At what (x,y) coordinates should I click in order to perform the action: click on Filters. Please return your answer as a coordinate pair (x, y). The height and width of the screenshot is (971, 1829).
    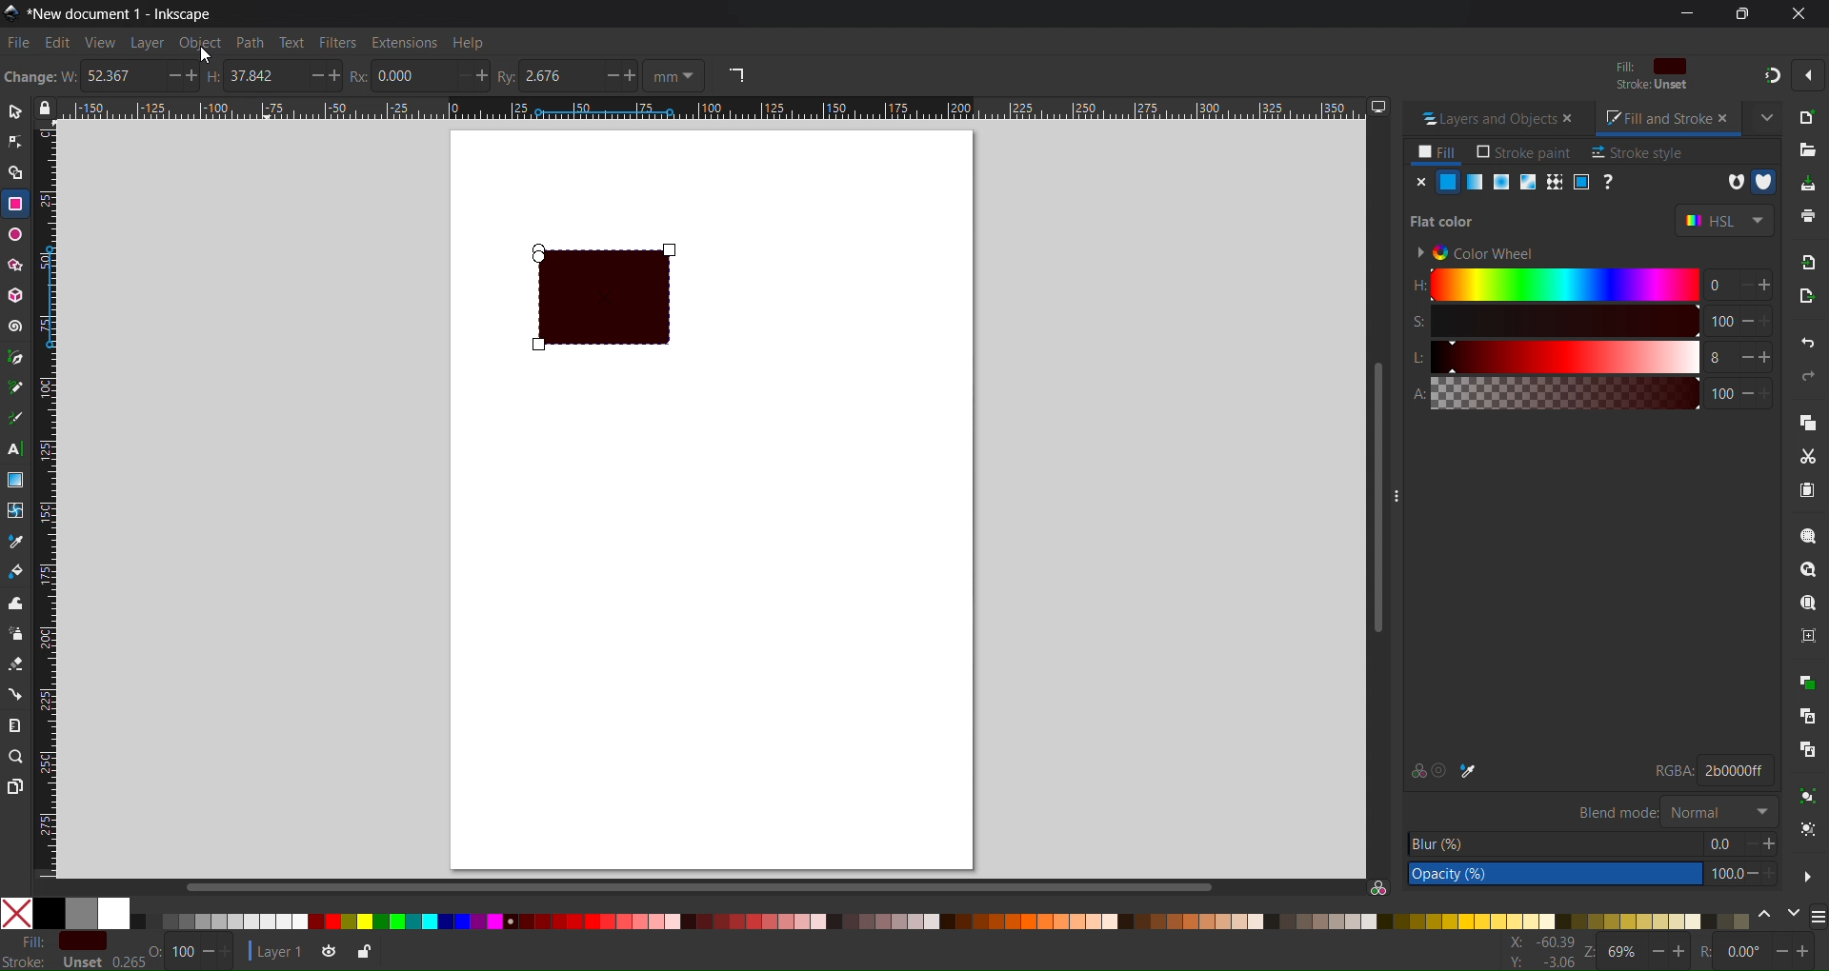
    Looking at the image, I should click on (337, 42).